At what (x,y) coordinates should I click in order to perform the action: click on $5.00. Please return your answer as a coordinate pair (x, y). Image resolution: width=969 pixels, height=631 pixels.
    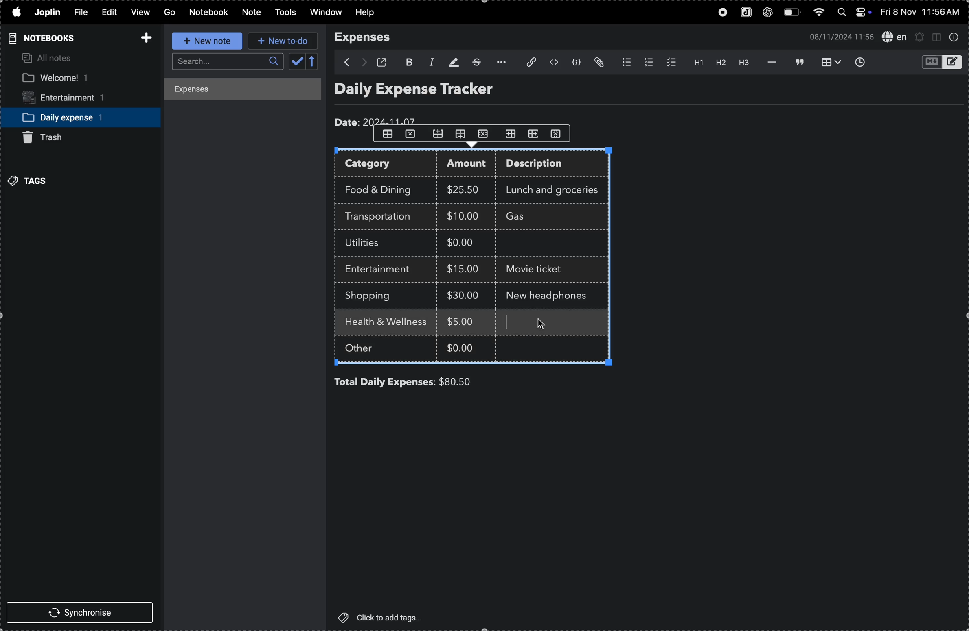
    Looking at the image, I should click on (462, 321).